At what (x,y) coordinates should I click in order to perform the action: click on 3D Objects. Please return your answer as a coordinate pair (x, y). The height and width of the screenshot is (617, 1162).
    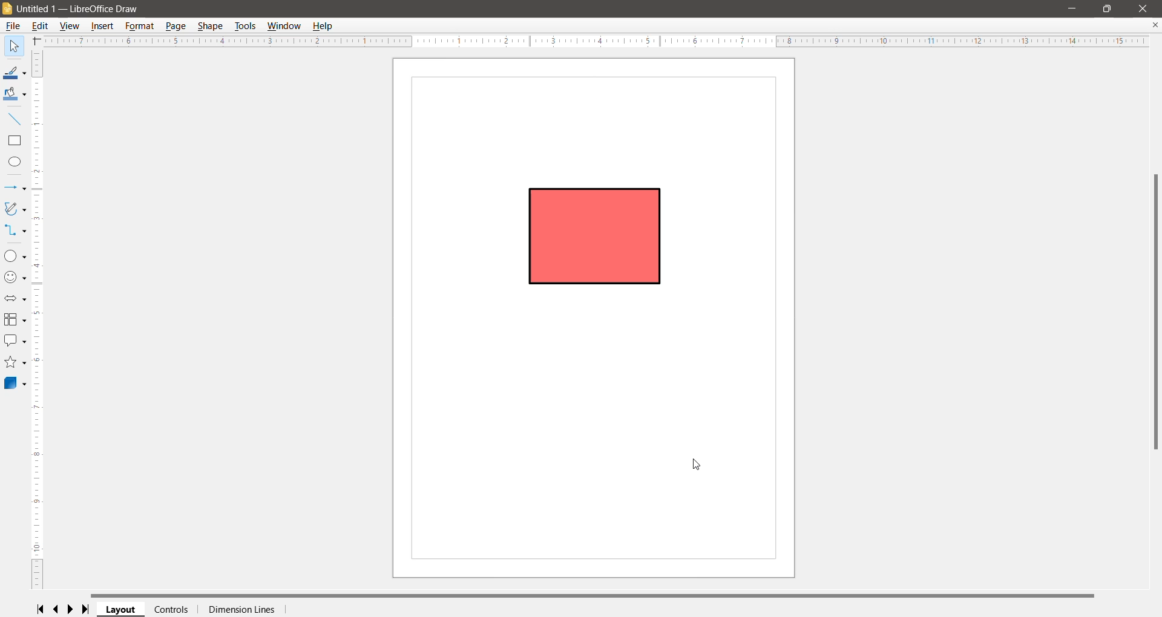
    Looking at the image, I should click on (15, 382).